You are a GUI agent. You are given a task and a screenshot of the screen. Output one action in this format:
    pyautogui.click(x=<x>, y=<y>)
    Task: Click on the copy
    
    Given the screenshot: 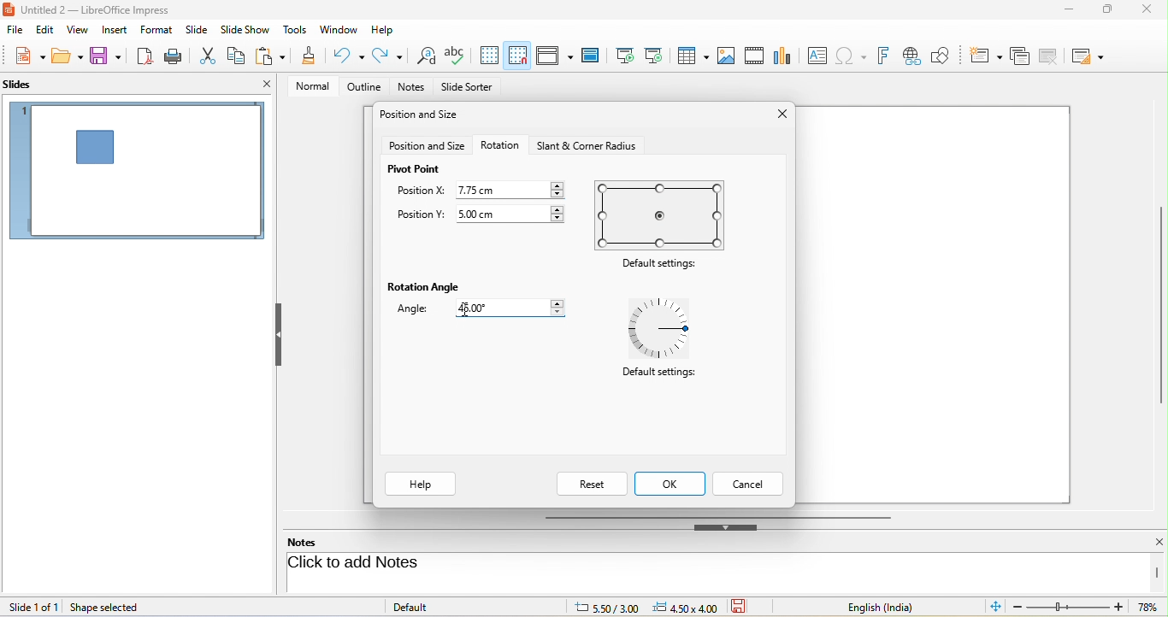 What is the action you would take?
    pyautogui.click(x=238, y=54)
    